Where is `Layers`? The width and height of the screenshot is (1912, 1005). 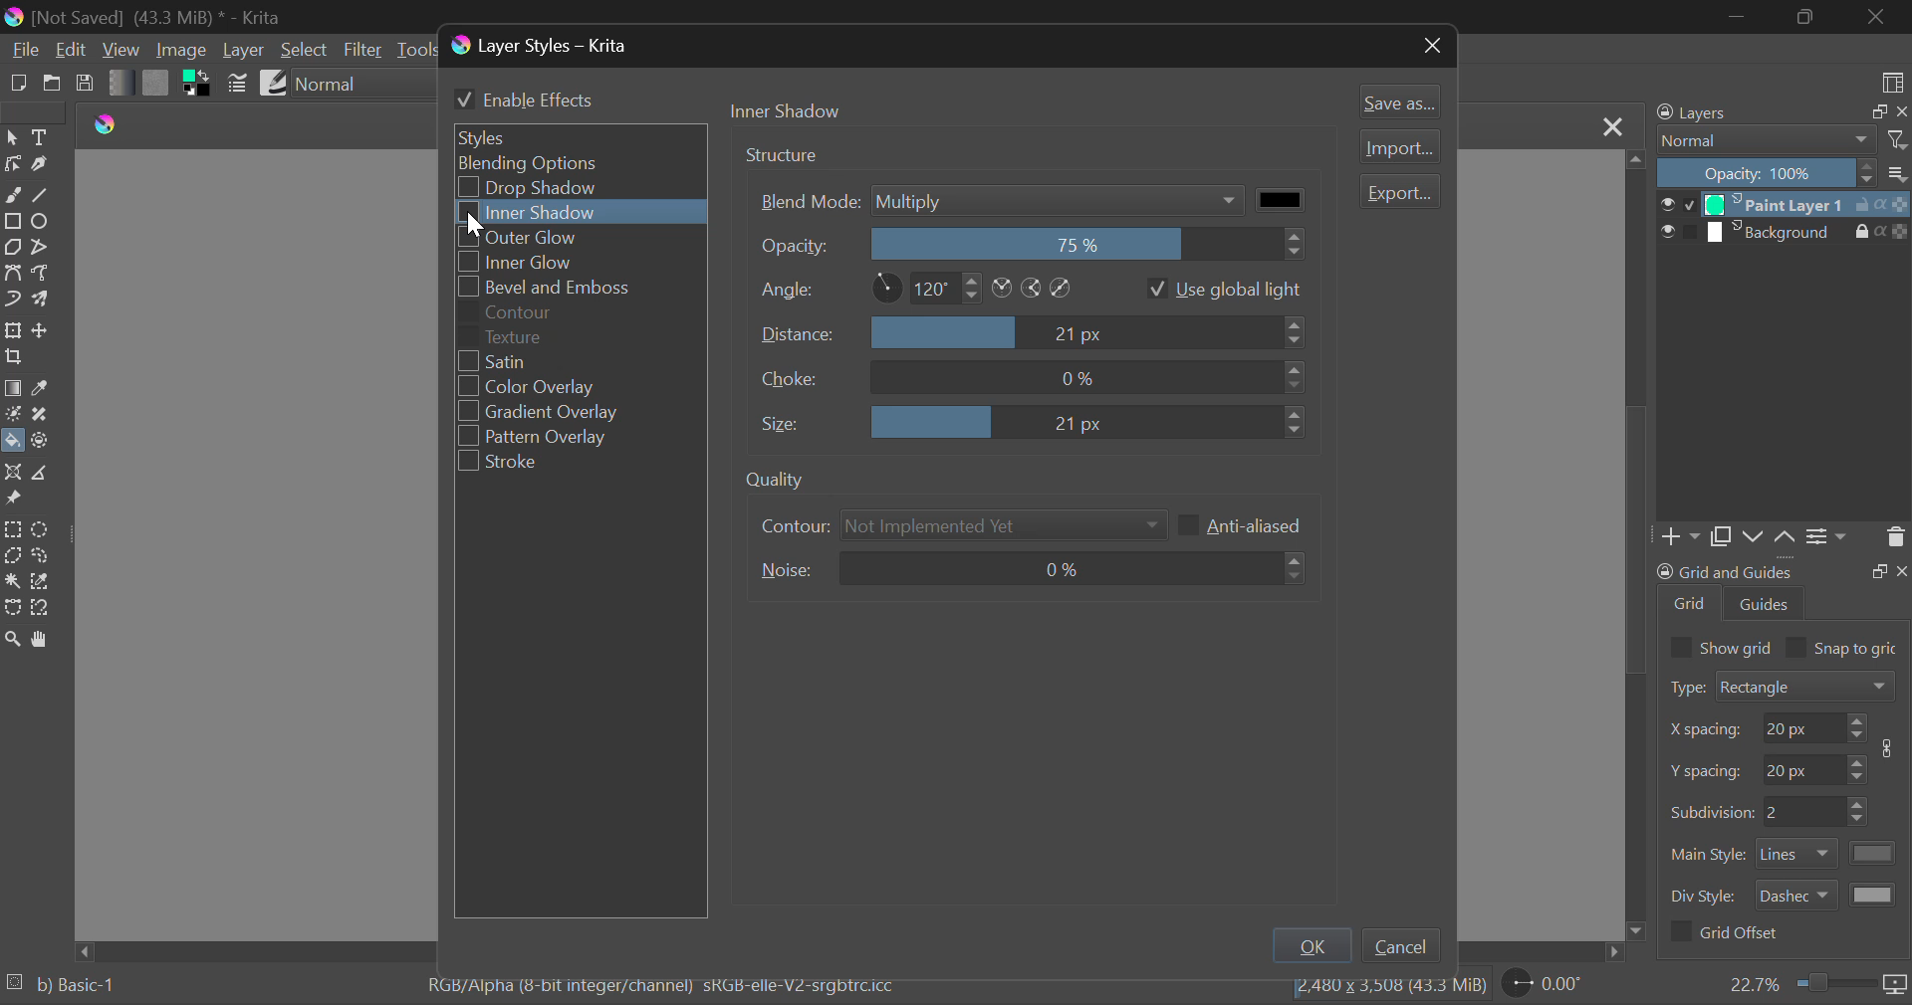 Layers is located at coordinates (1783, 219).